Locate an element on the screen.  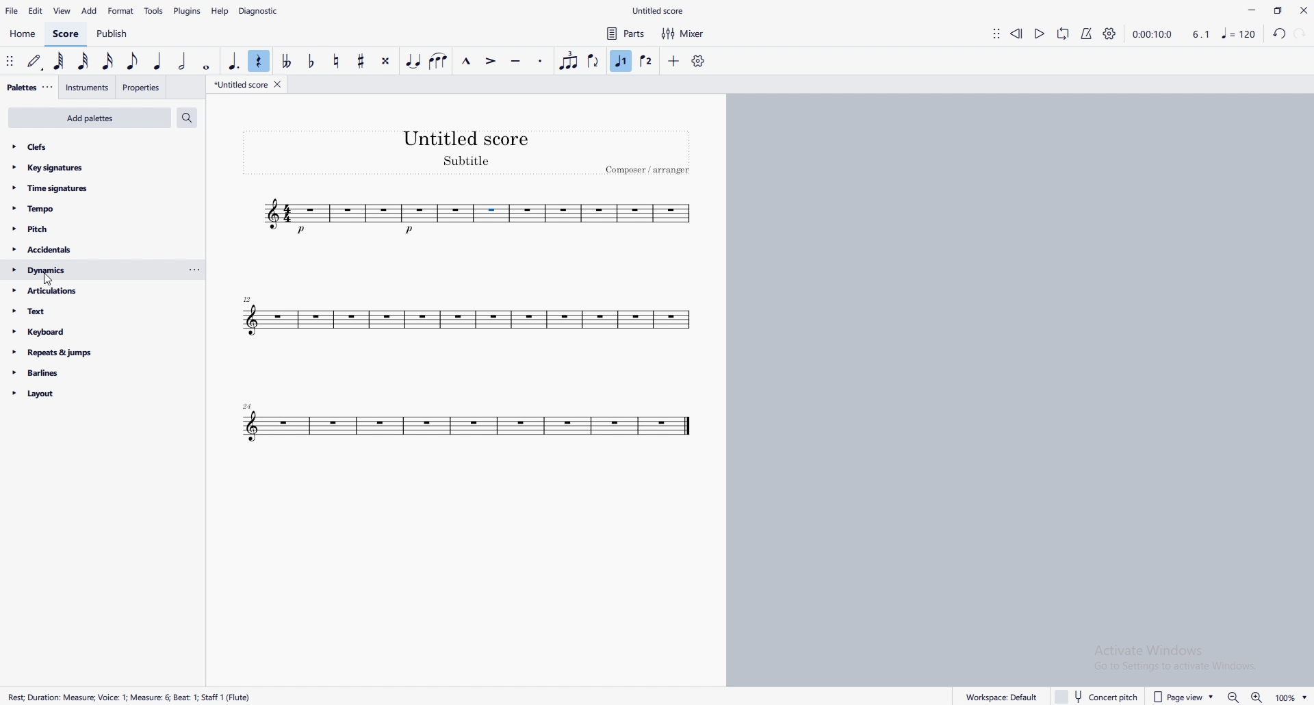
adjust is located at coordinates (996, 33).